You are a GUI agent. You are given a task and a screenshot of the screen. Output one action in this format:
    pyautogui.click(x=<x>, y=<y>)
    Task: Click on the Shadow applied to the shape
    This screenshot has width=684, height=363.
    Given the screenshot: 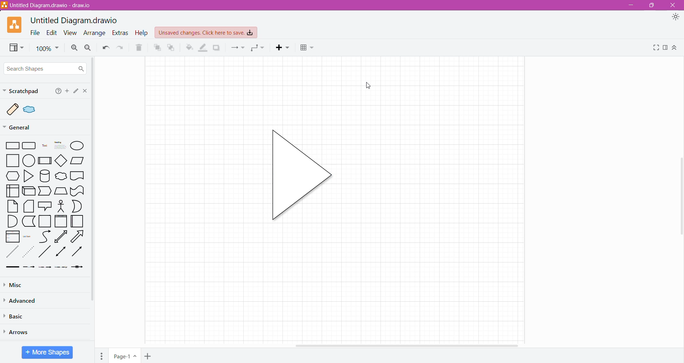 What is the action you would take?
    pyautogui.click(x=299, y=175)
    